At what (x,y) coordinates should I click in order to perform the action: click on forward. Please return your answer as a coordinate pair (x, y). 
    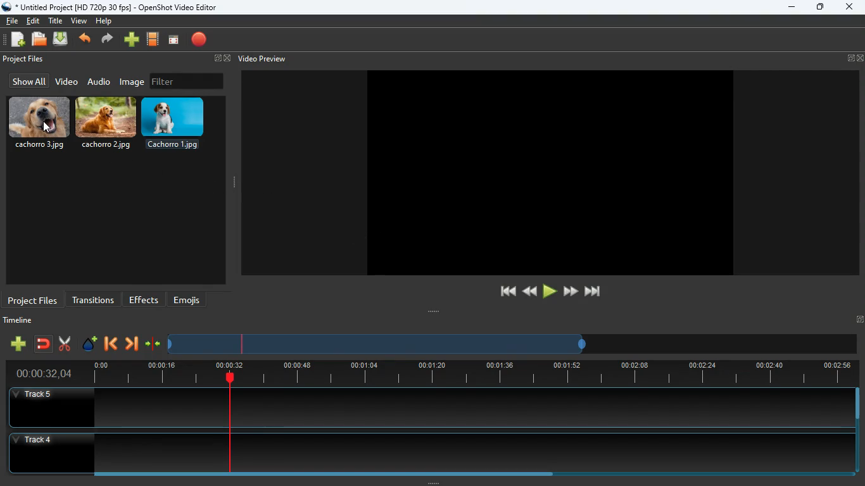
    Looking at the image, I should click on (571, 292).